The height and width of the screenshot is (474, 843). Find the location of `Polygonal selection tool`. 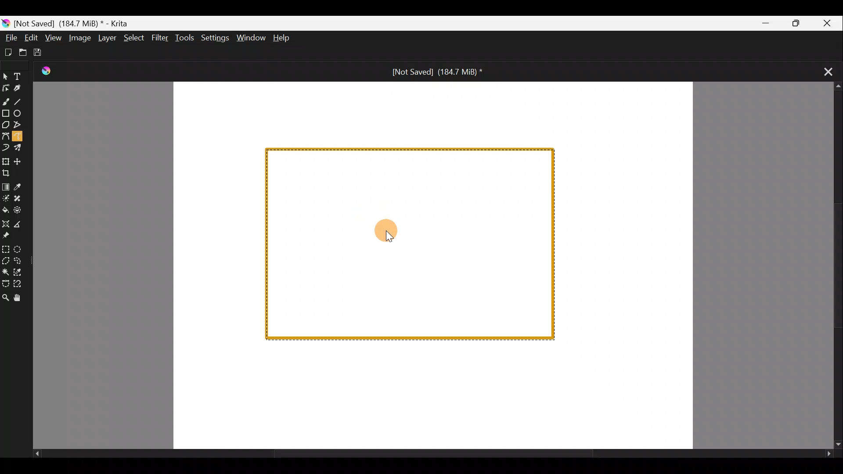

Polygonal selection tool is located at coordinates (5, 262).